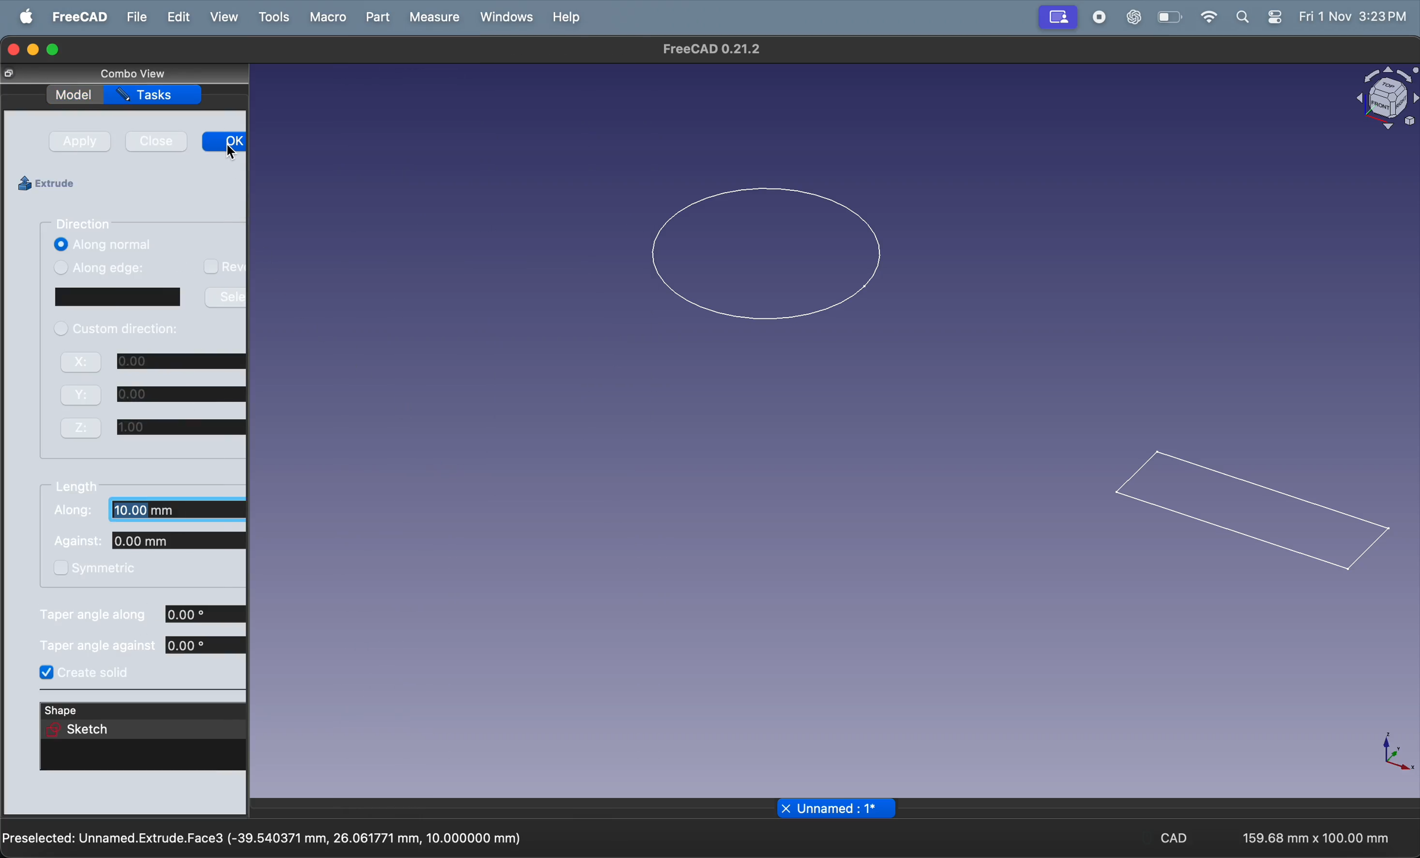 This screenshot has width=1420, height=858. I want to click on Y:, so click(80, 396).